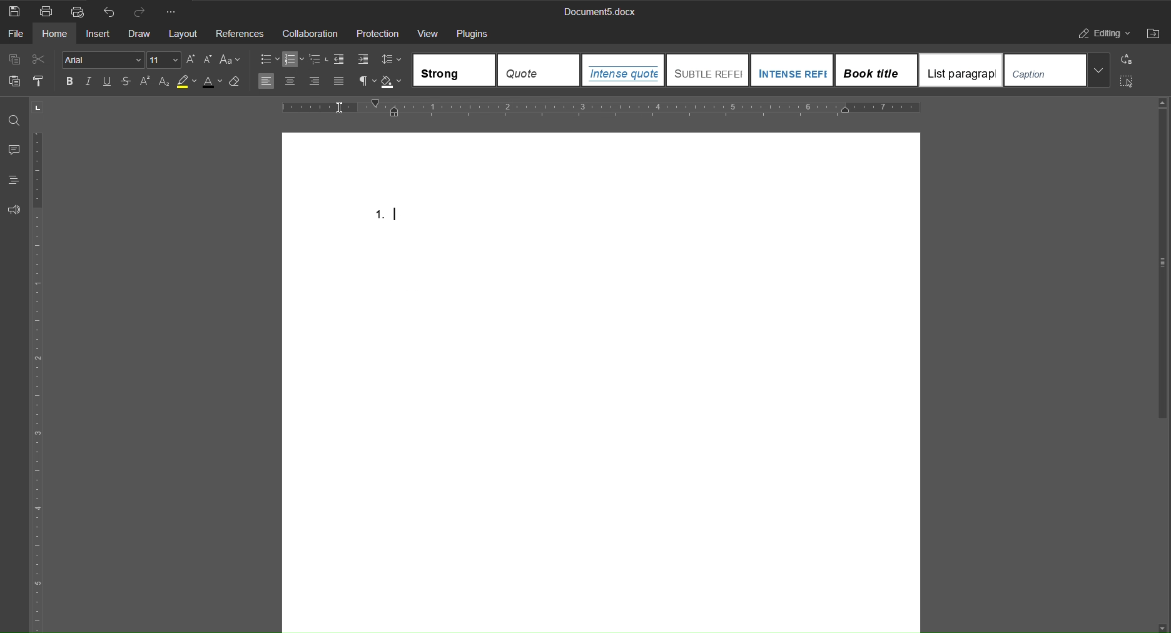 This screenshot has height=633, width=1171. Describe the element at coordinates (602, 106) in the screenshot. I see `Horizontal Ruler` at that location.